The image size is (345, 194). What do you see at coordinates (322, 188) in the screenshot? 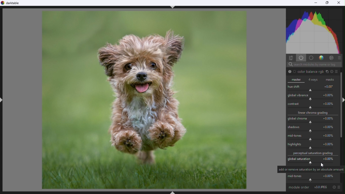
I see `JPEG` at bounding box center [322, 188].